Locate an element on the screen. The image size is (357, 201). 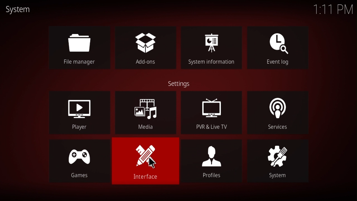
system is located at coordinates (19, 9).